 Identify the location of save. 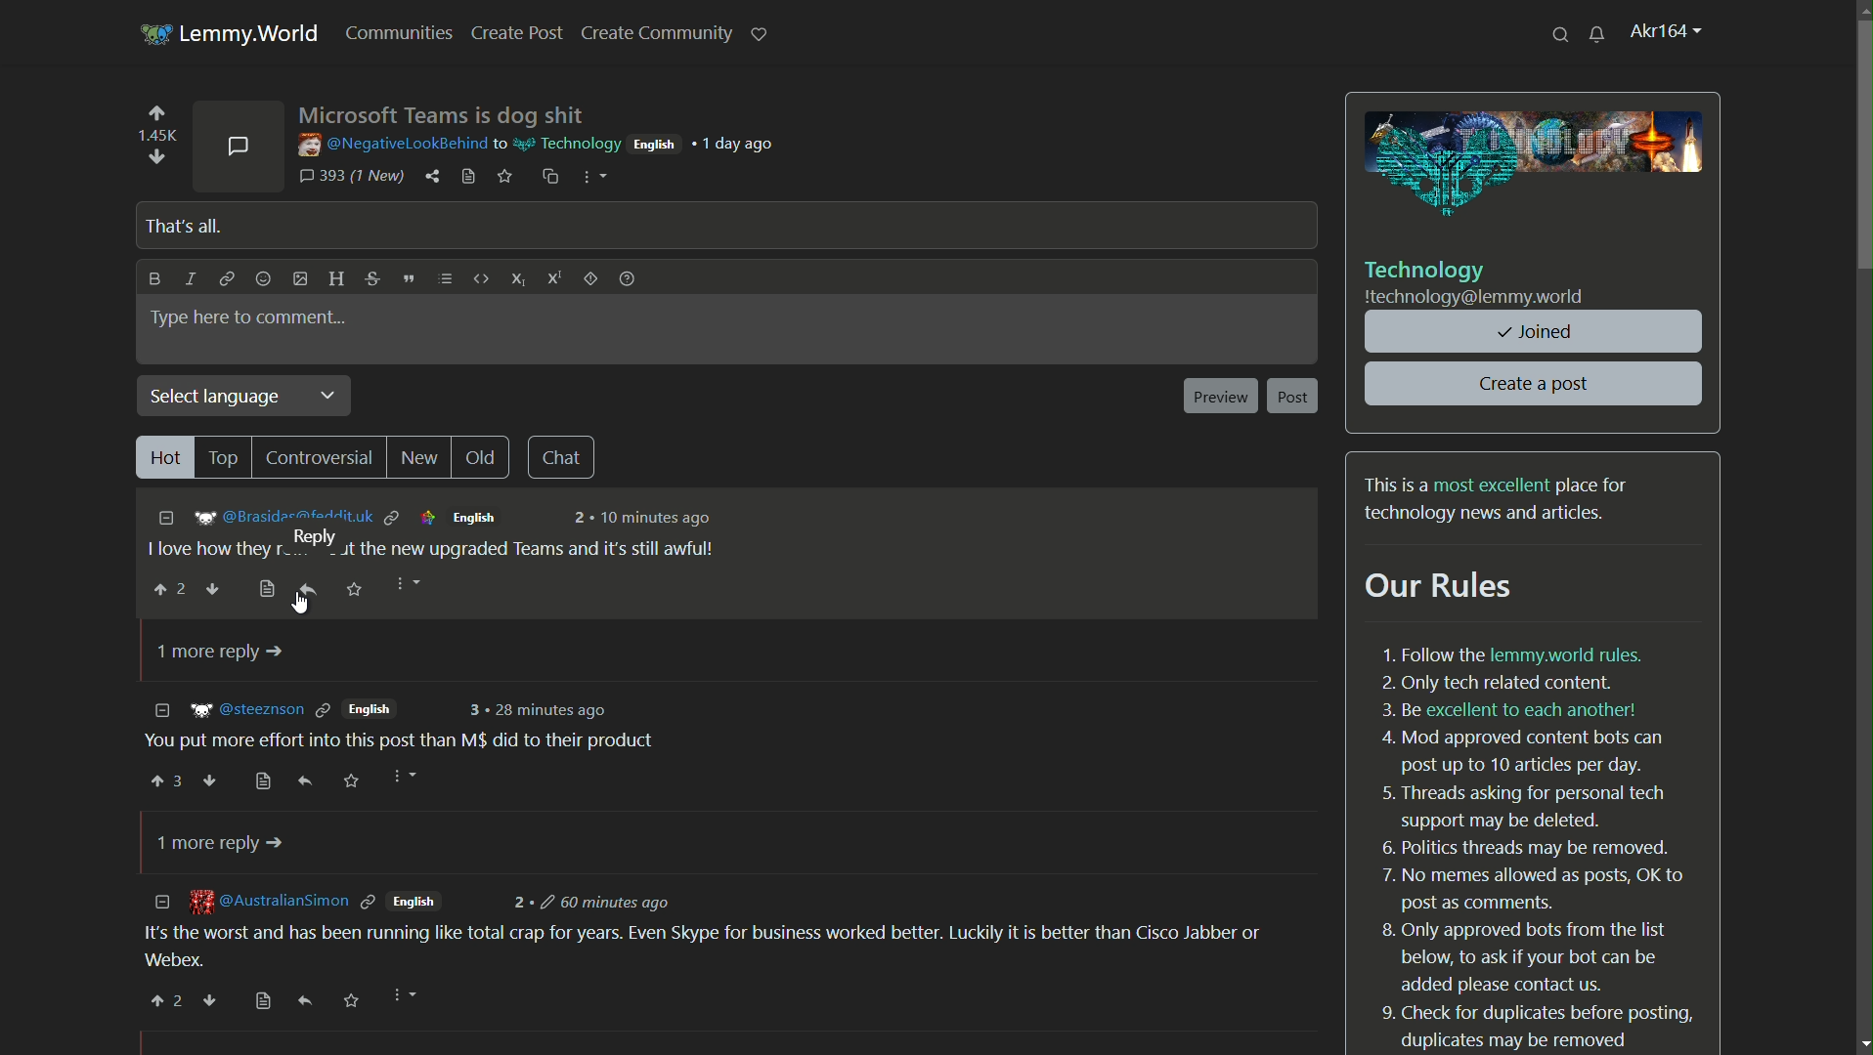
(353, 781).